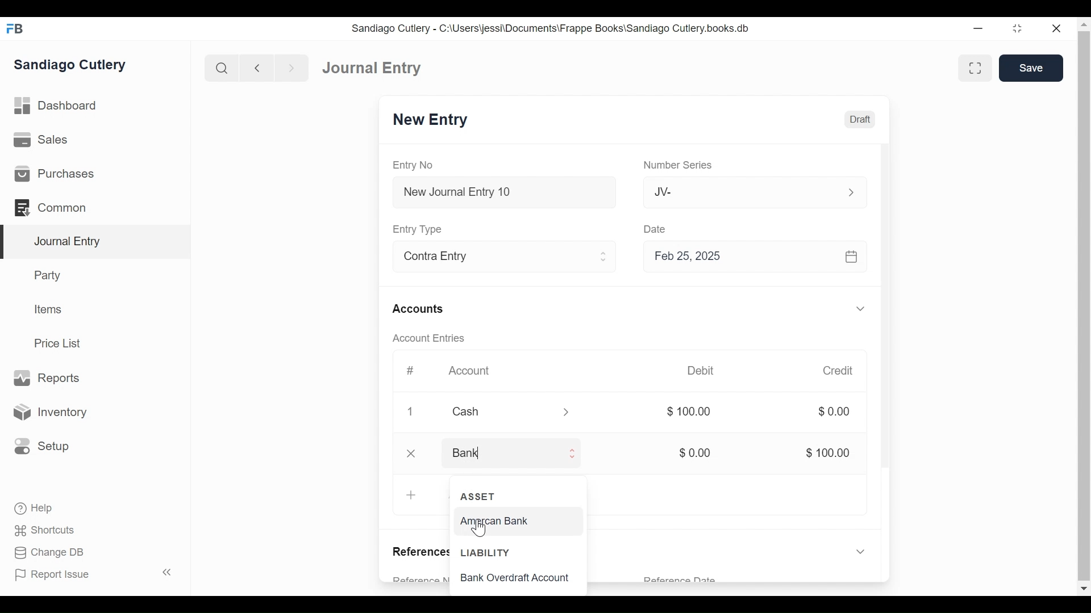 This screenshot has height=613, width=1091. Describe the element at coordinates (413, 370) in the screenshot. I see `#` at that location.